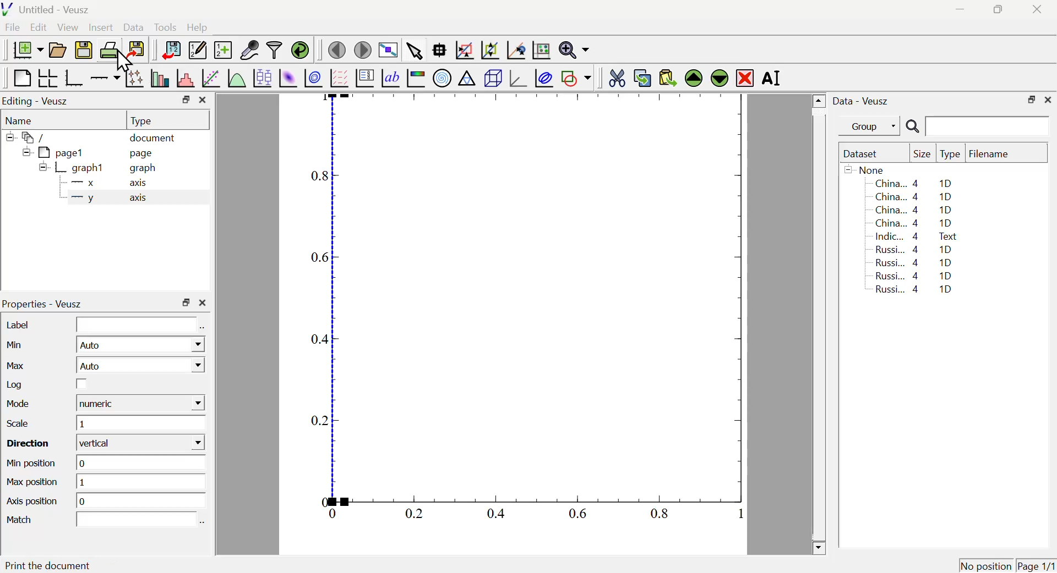 Image resolution: width=1057 pixels, height=573 pixels. I want to click on Histogram of a dataset, so click(186, 79).